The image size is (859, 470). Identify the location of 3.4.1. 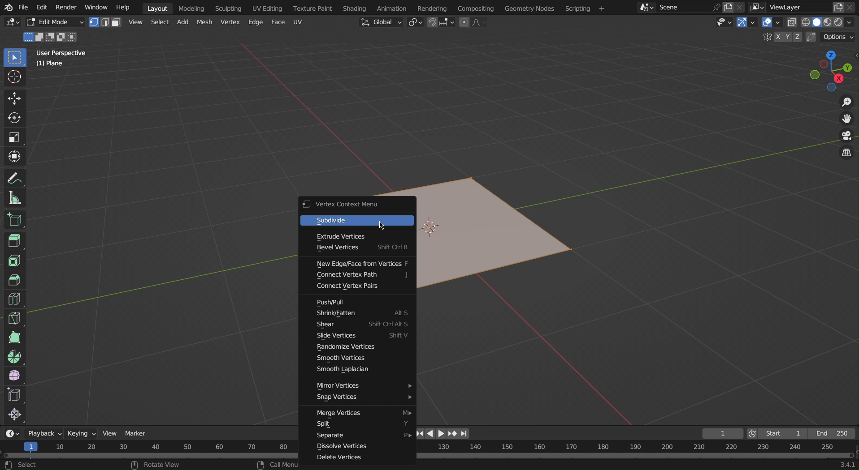
(842, 465).